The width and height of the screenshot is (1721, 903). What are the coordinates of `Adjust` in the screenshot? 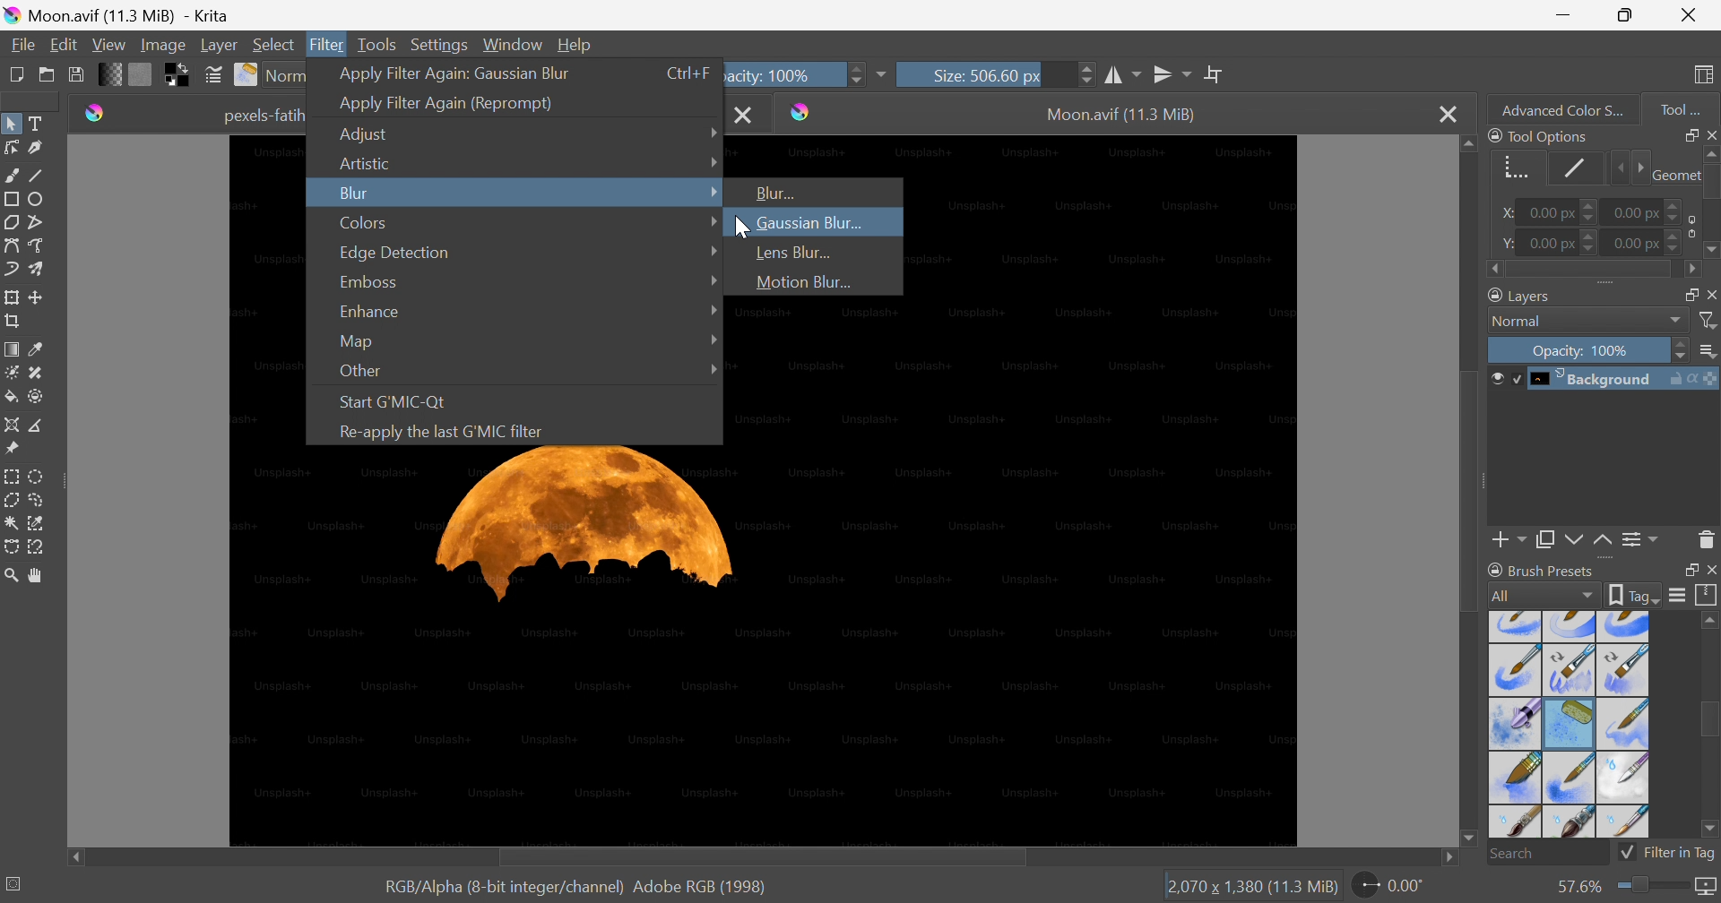 It's located at (367, 134).